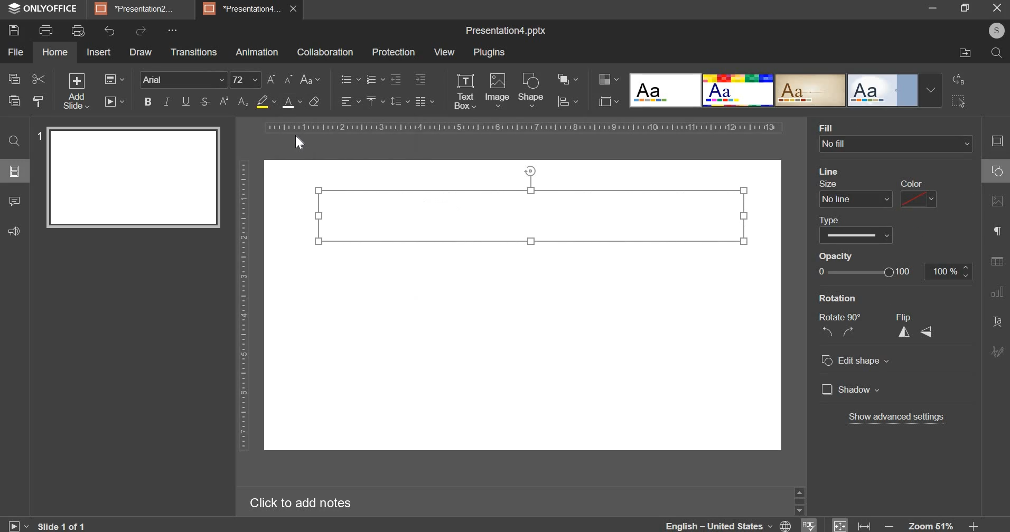 The height and width of the screenshot is (532, 1010). I want to click on insert, so click(99, 52).